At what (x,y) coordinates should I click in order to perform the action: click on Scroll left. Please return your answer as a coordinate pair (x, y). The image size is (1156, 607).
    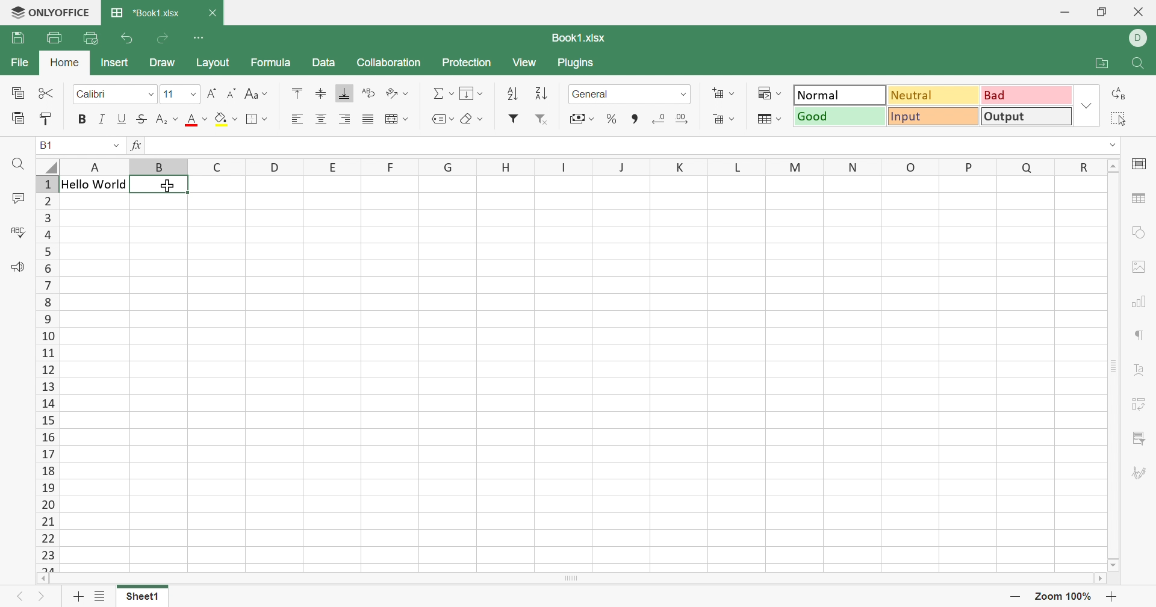
    Looking at the image, I should click on (42, 579).